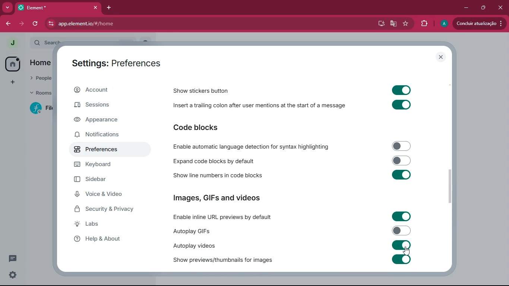 The image size is (509, 286). What do you see at coordinates (443, 24) in the screenshot?
I see `profile picture` at bounding box center [443, 24].